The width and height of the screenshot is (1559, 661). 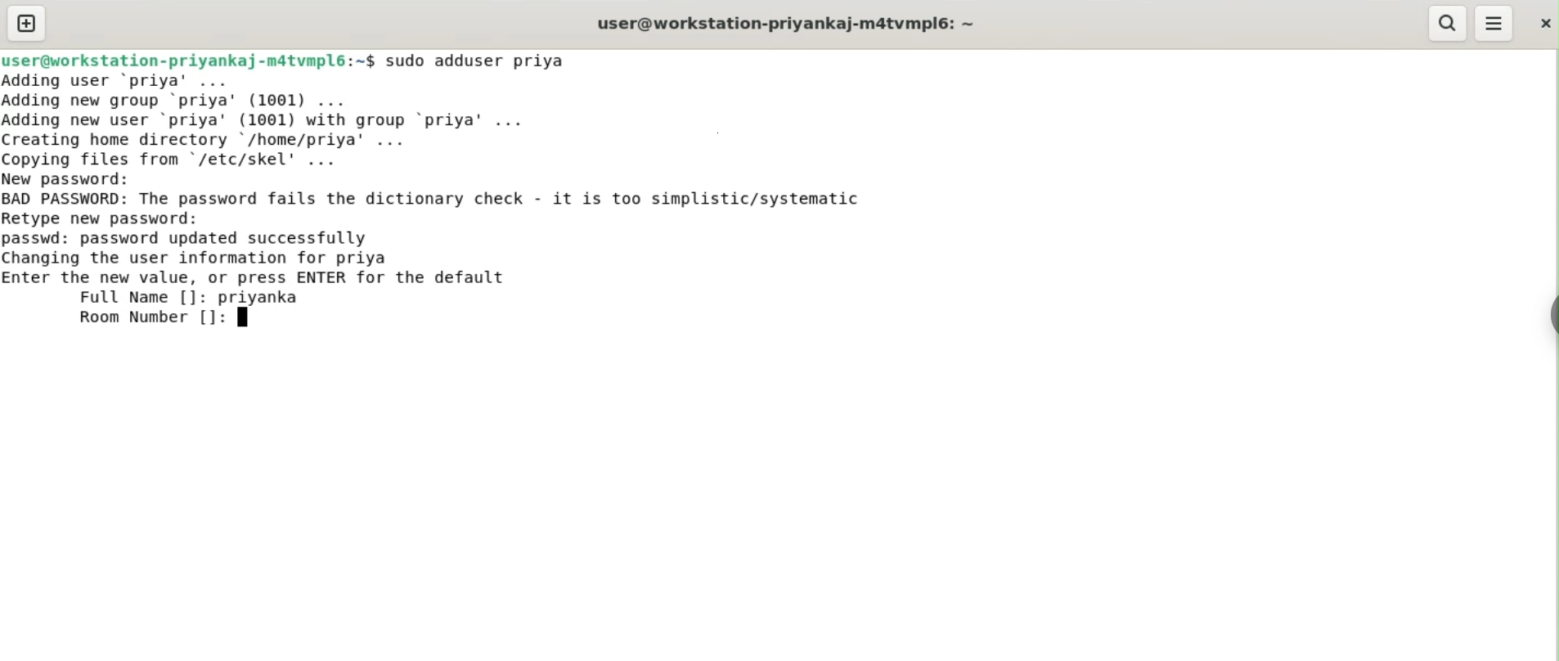 I want to click on Room Number []: , so click(x=159, y=317).